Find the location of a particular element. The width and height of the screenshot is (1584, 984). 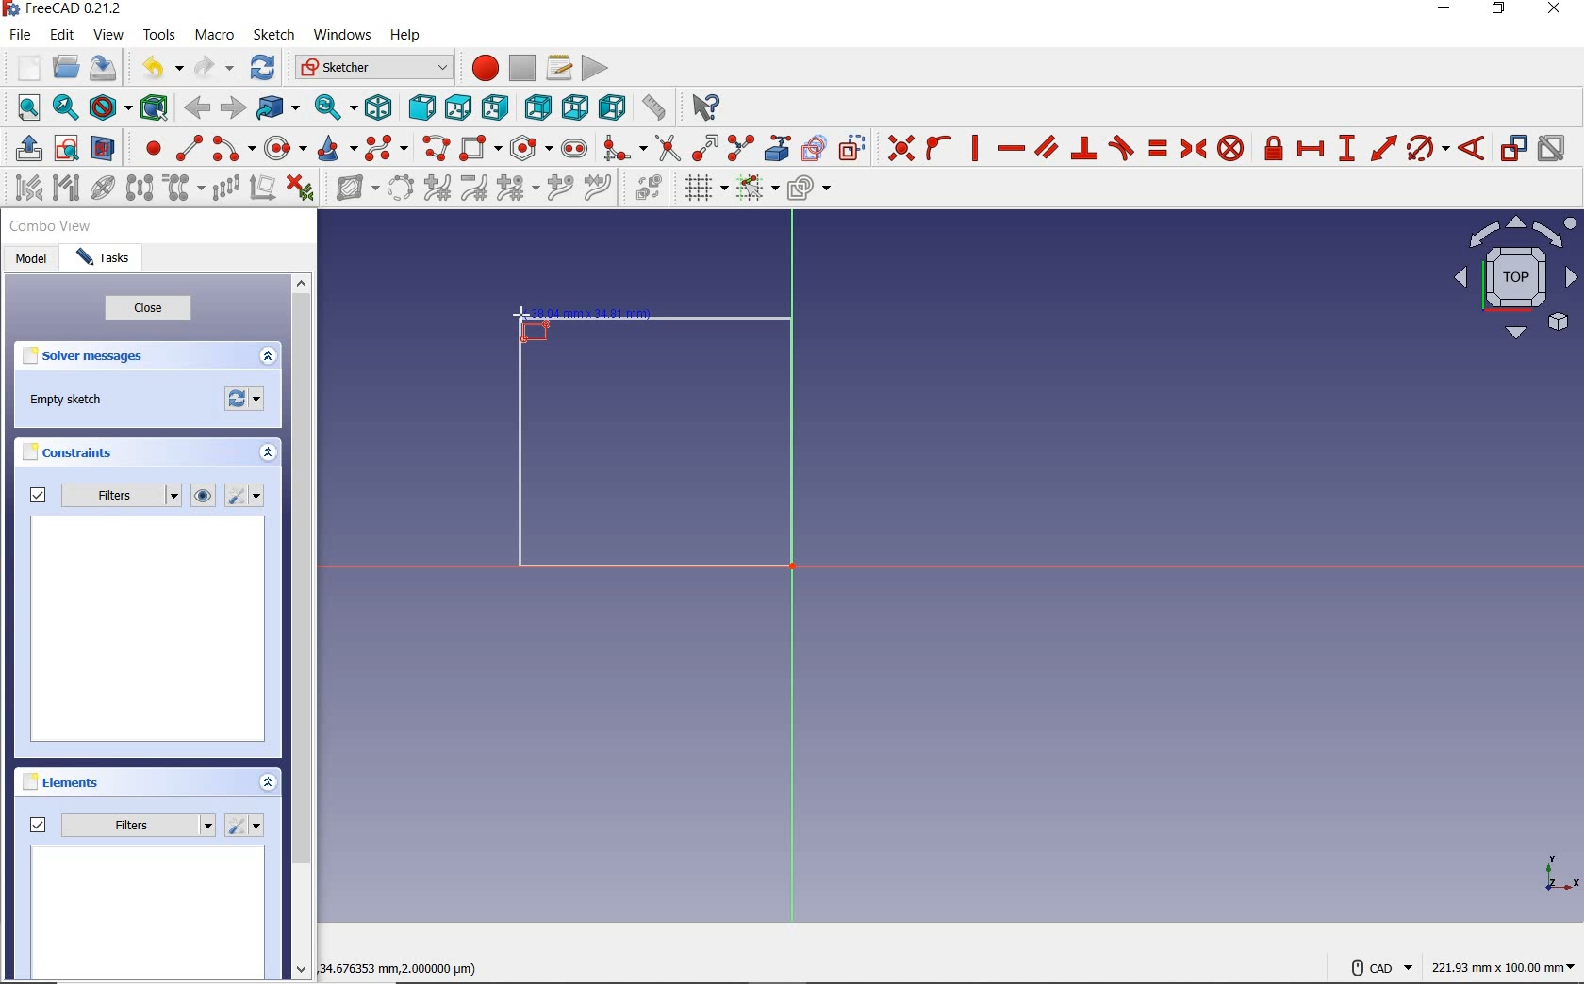

redo is located at coordinates (214, 68).